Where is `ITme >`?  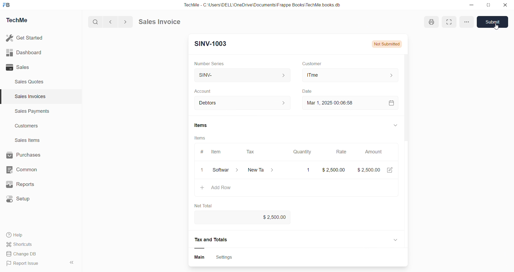 ITme > is located at coordinates (349, 75).